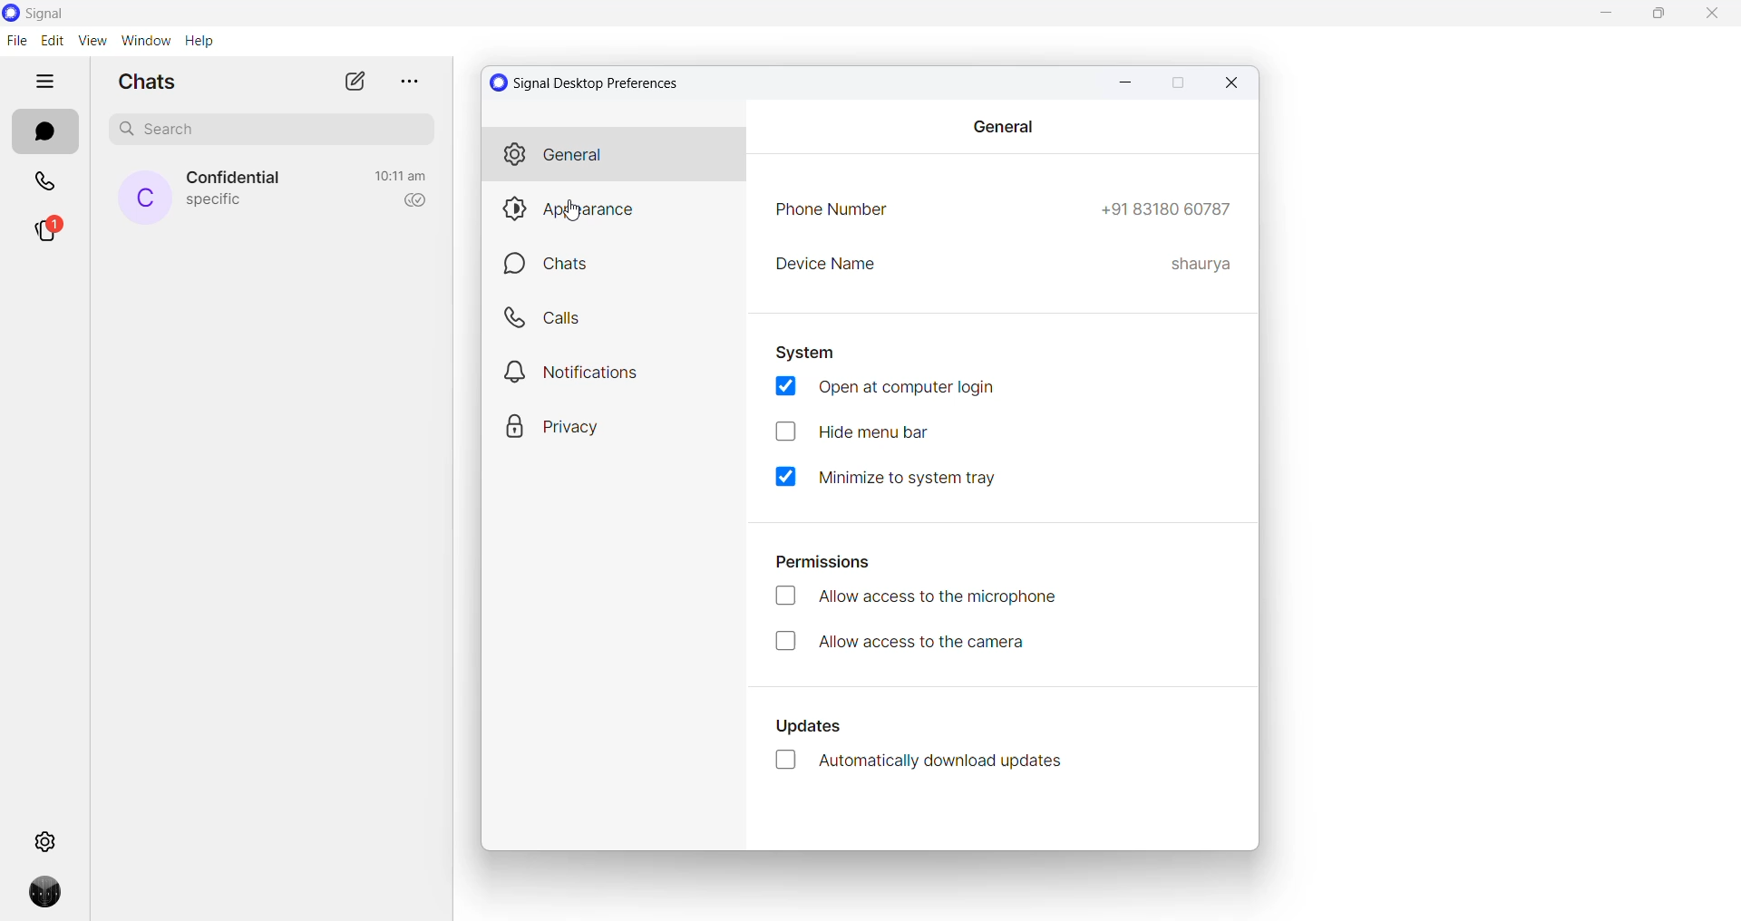 The image size is (1741, 921). I want to click on device name, so click(829, 267).